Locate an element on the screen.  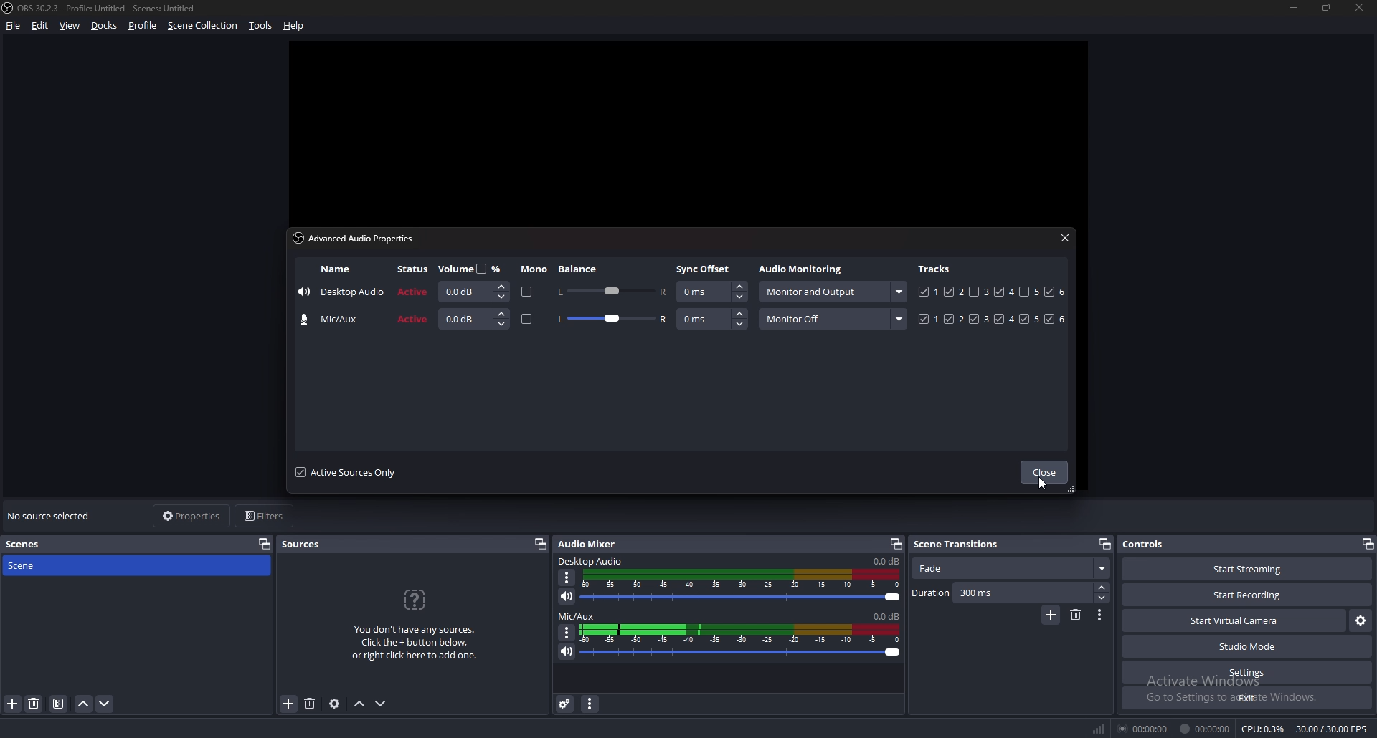
help is located at coordinates (296, 24).